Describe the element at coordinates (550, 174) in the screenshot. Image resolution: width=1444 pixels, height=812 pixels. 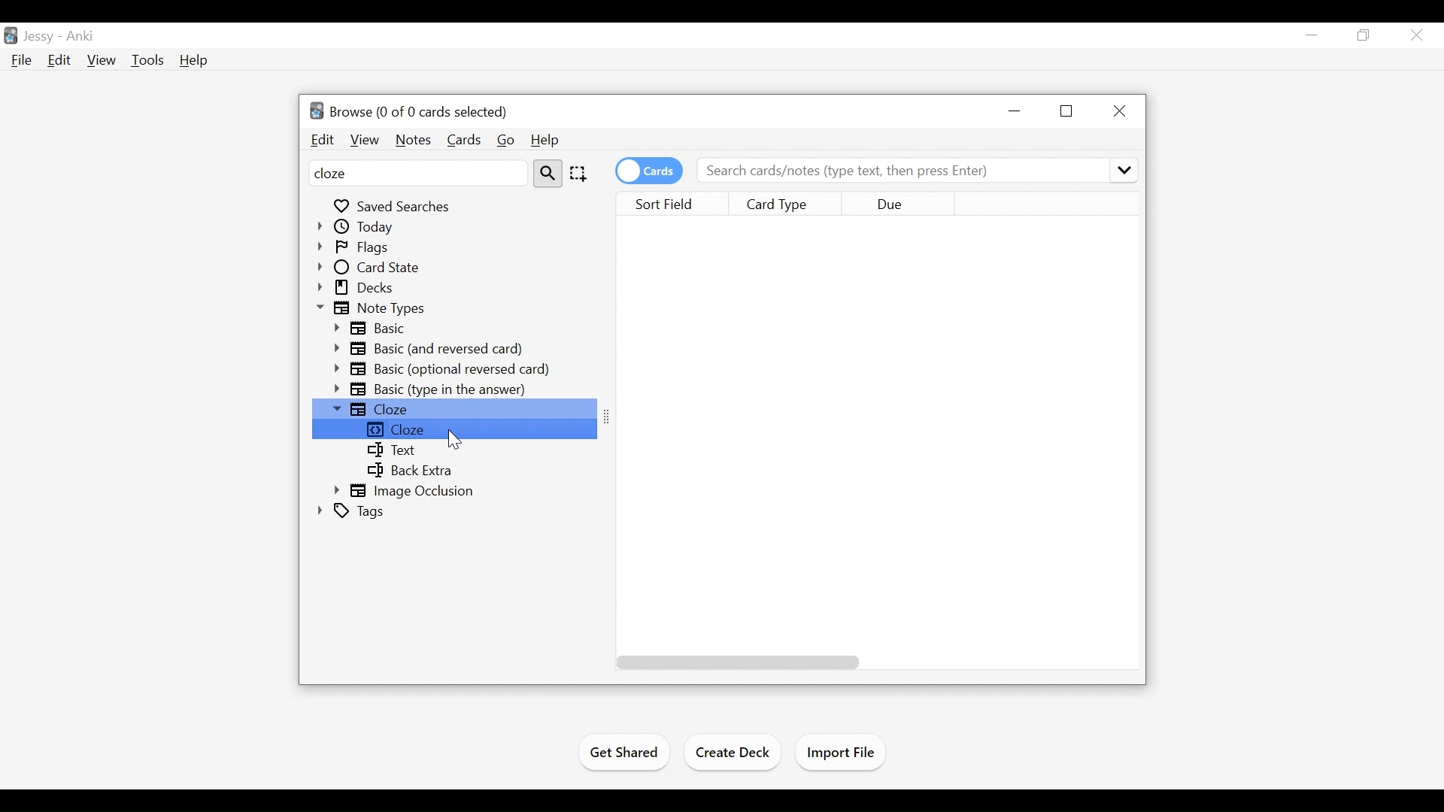
I see `Search tool` at that location.